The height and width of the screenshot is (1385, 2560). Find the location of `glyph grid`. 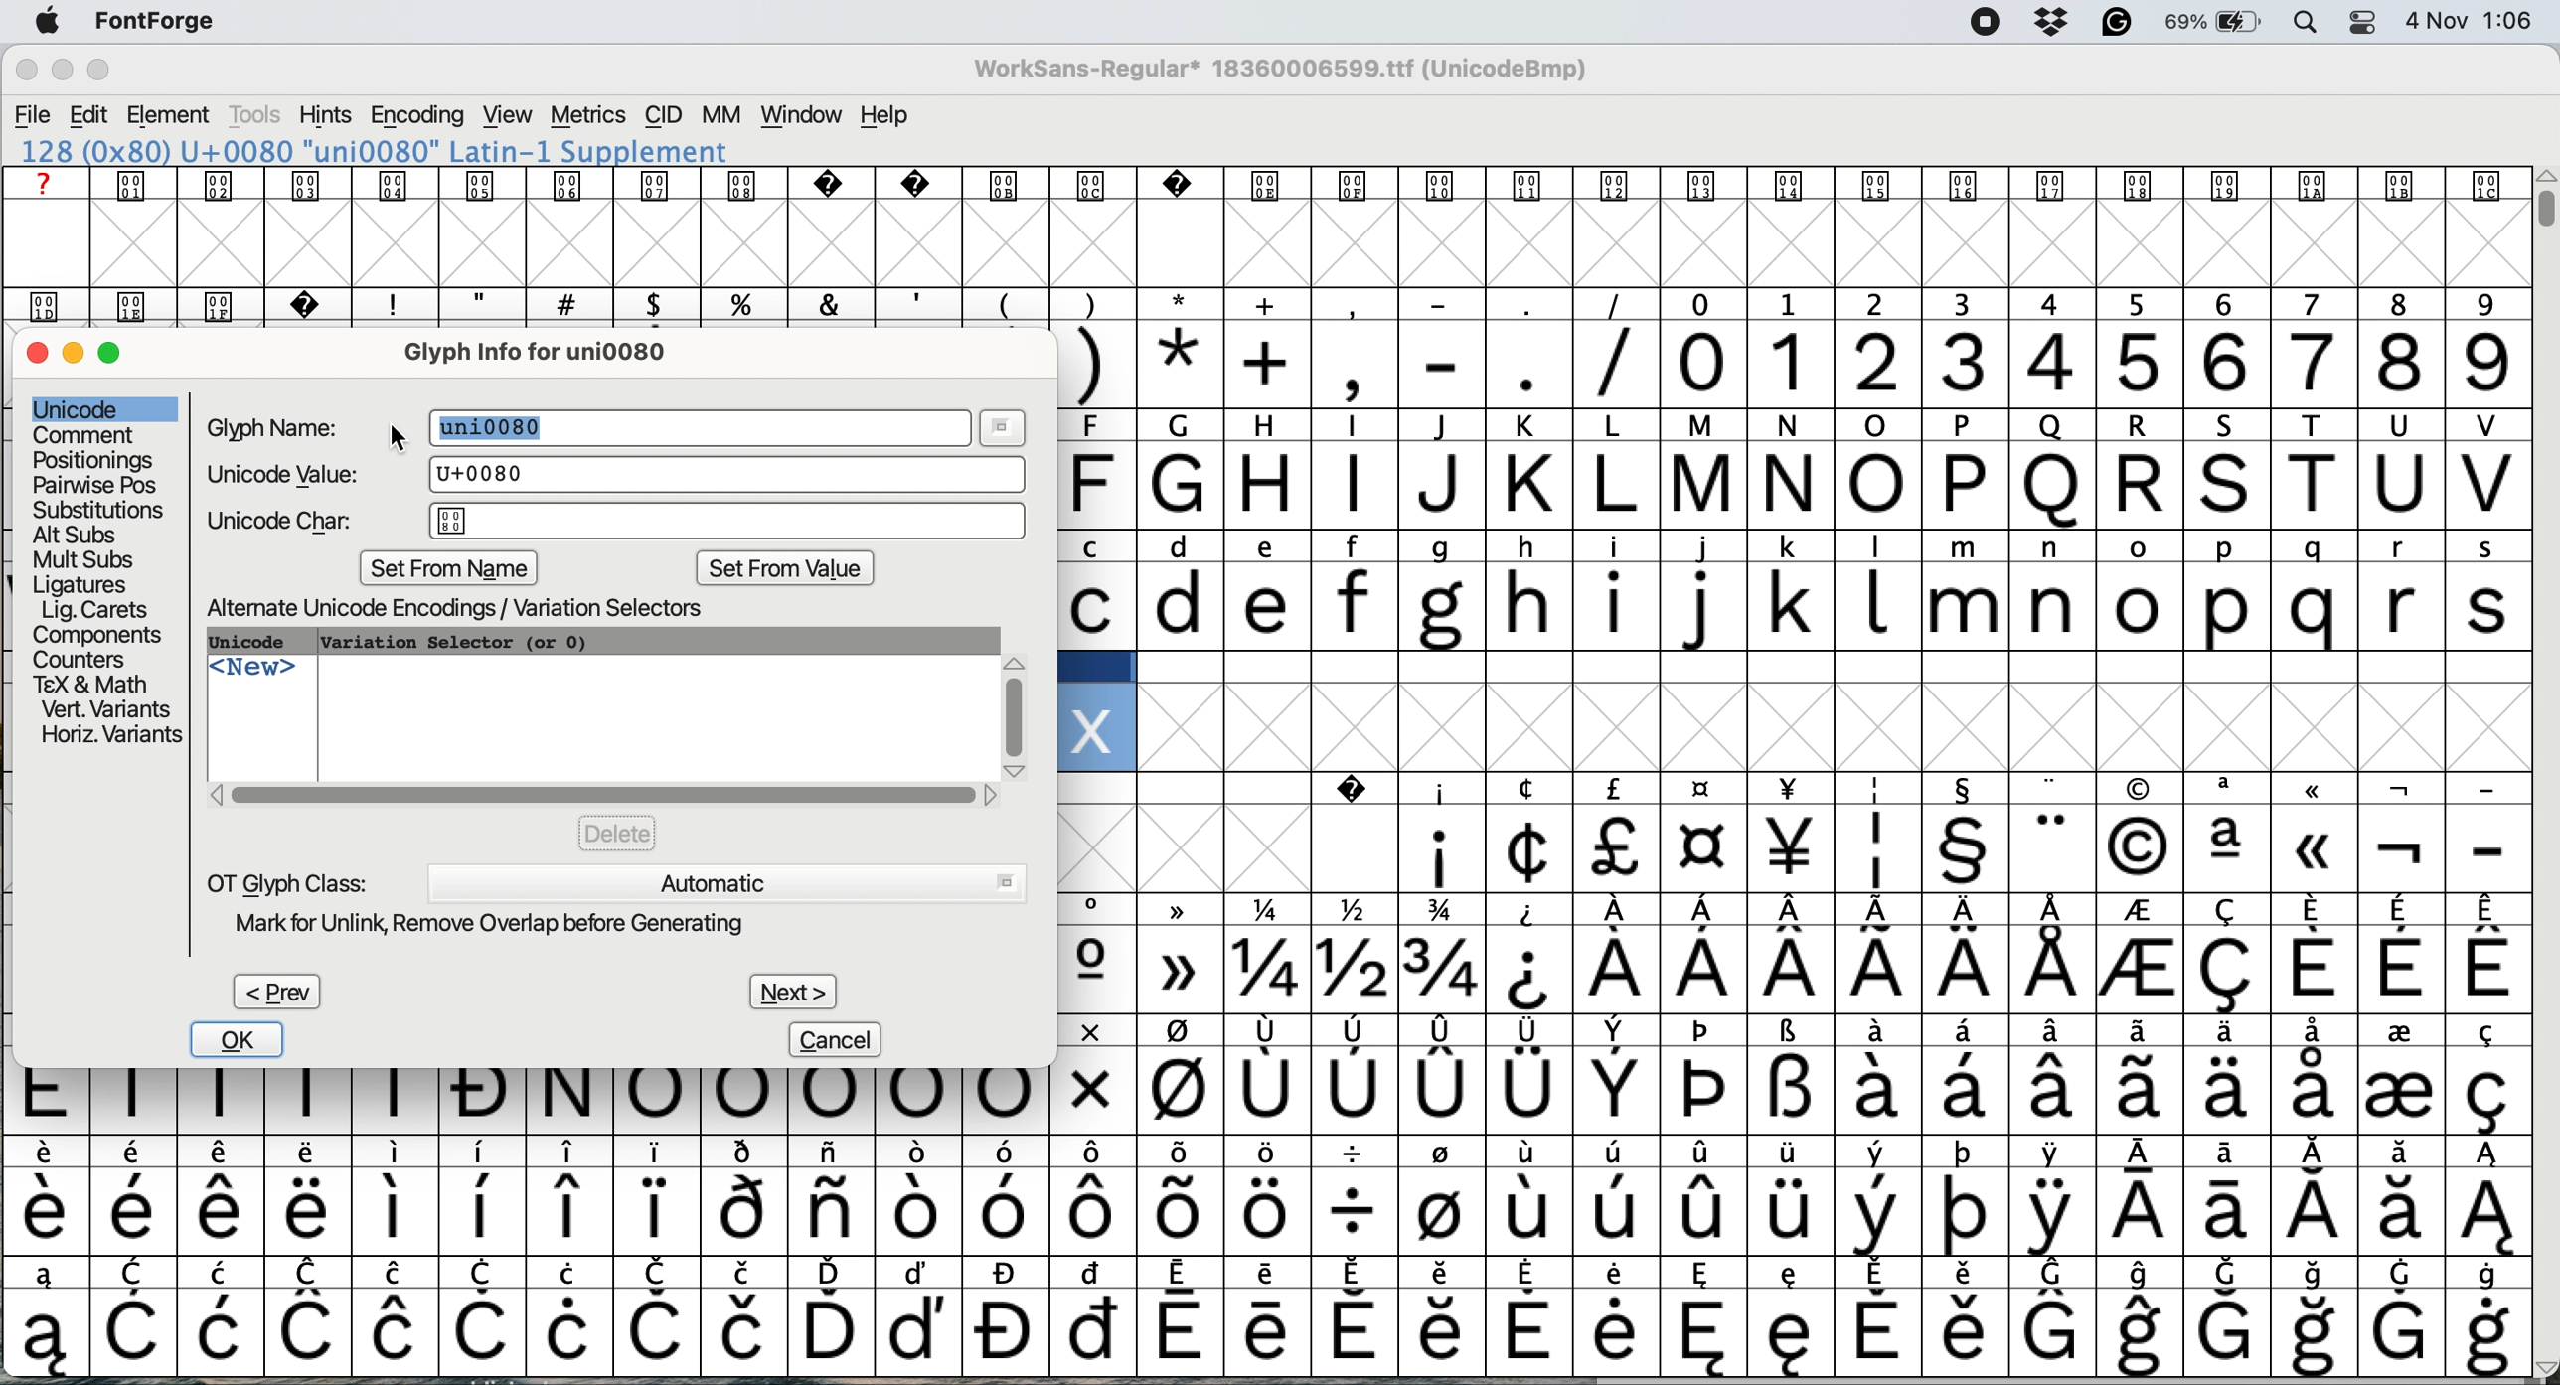

glyph grid is located at coordinates (1277, 245).